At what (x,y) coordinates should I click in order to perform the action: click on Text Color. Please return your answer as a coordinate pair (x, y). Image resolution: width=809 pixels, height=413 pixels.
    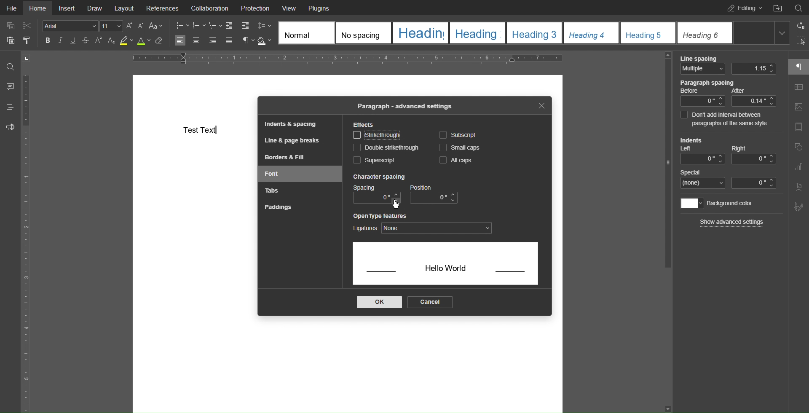
    Looking at the image, I should click on (144, 41).